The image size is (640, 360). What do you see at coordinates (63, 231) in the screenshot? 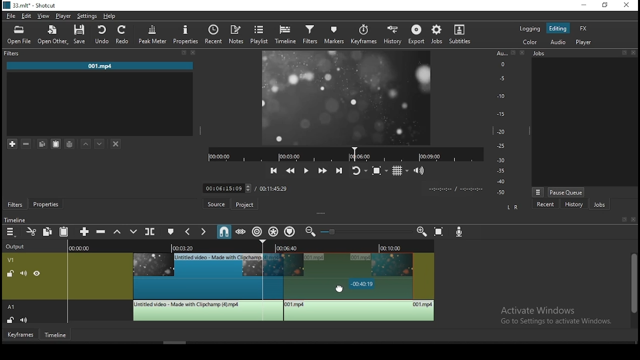
I see `paste` at bounding box center [63, 231].